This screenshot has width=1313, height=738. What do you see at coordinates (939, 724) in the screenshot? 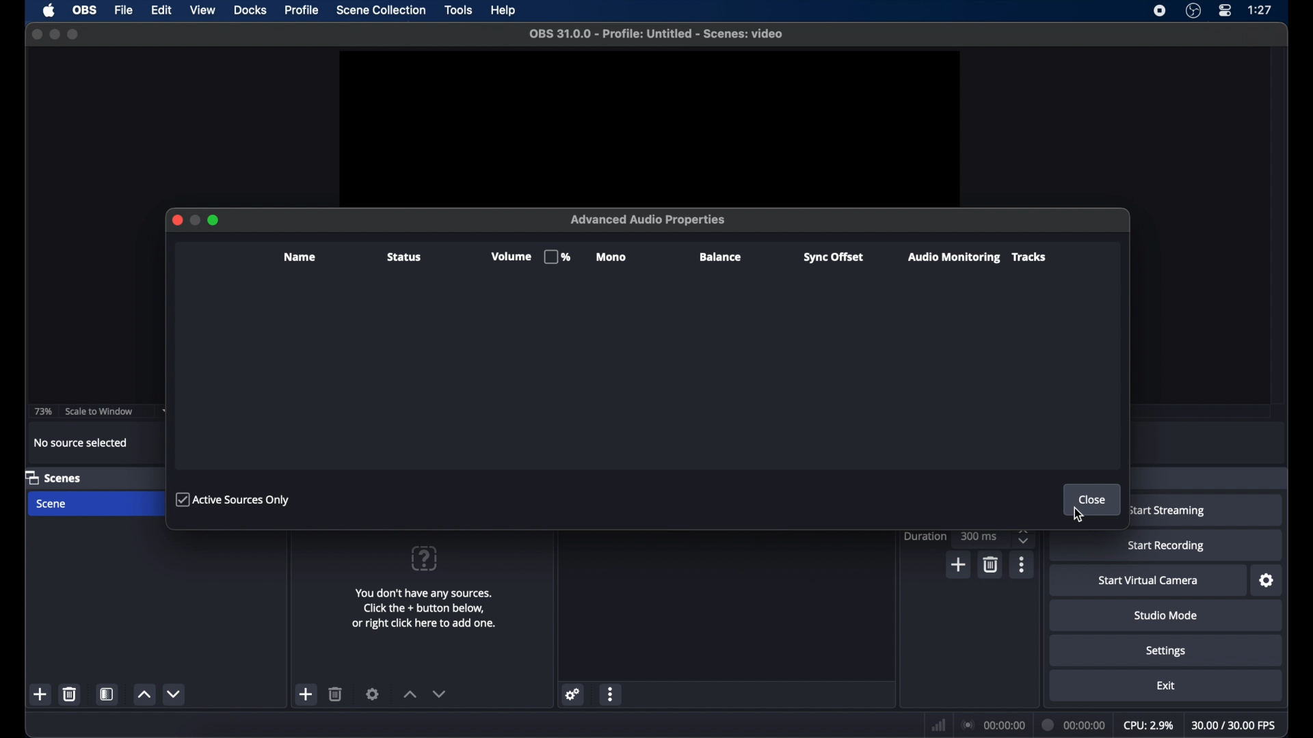
I see `network` at bounding box center [939, 724].